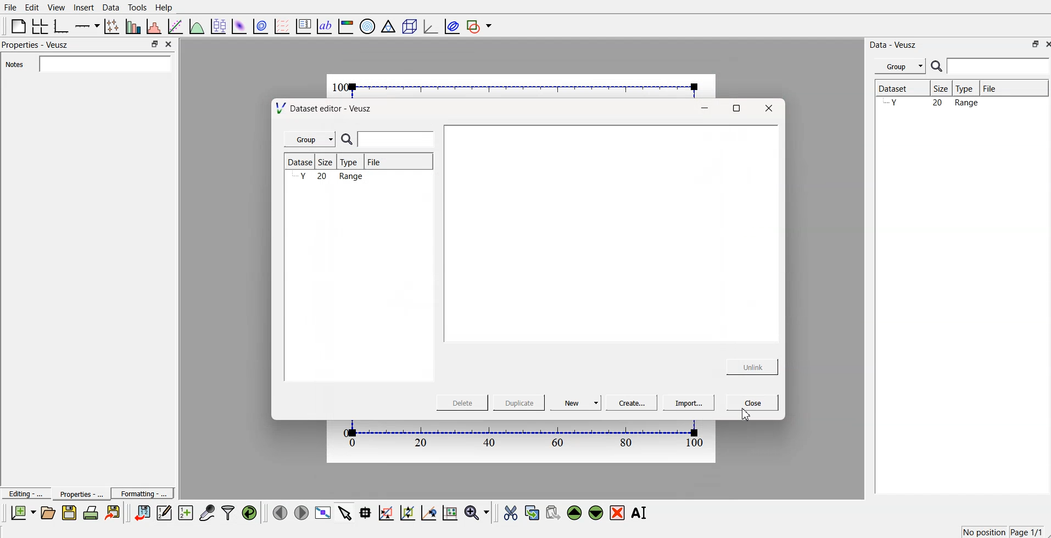 The image size is (1051, 538). Describe the element at coordinates (218, 25) in the screenshot. I see `plot box plots` at that location.